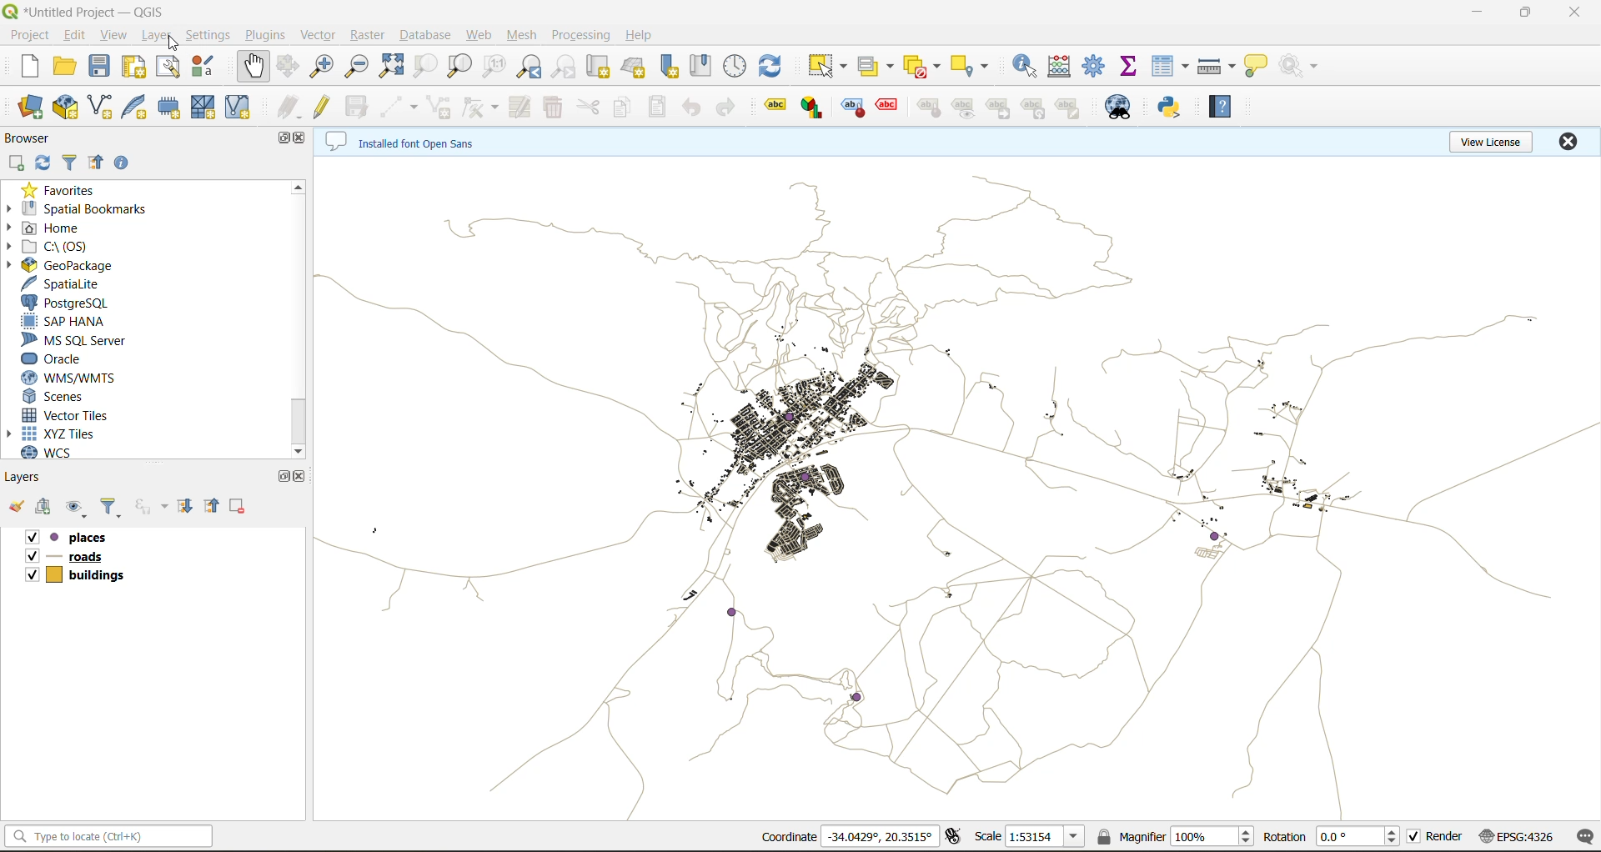 Image resolution: width=1601 pixels, height=852 pixels. I want to click on control  panel , so click(733, 64).